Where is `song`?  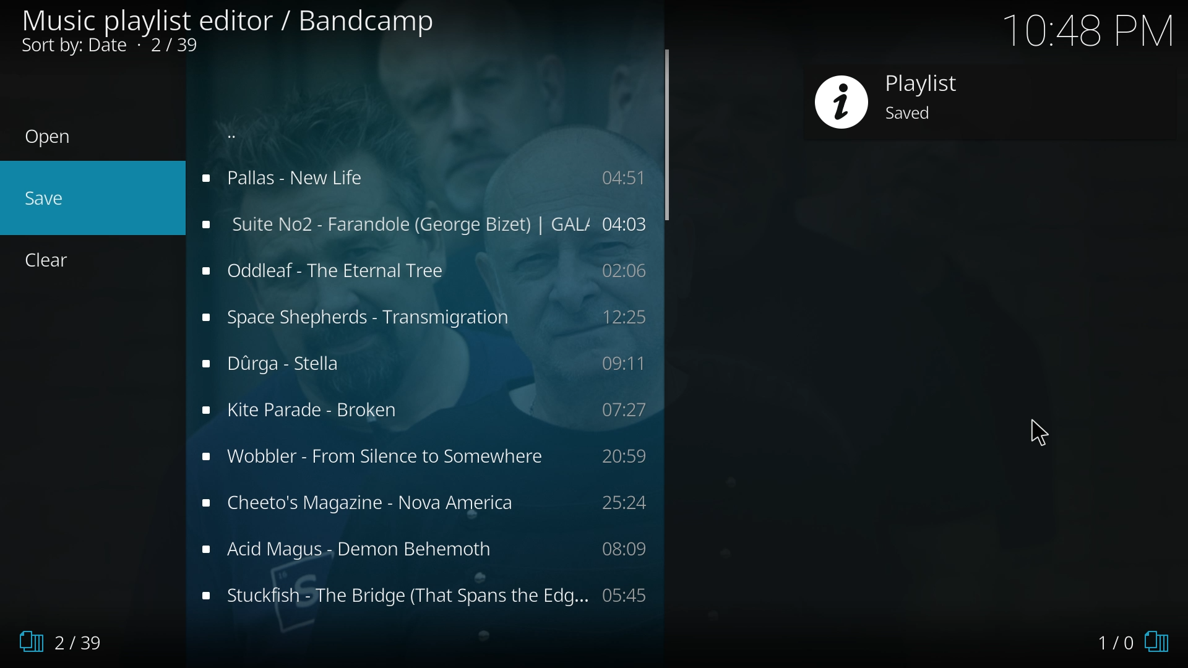 song is located at coordinates (421, 178).